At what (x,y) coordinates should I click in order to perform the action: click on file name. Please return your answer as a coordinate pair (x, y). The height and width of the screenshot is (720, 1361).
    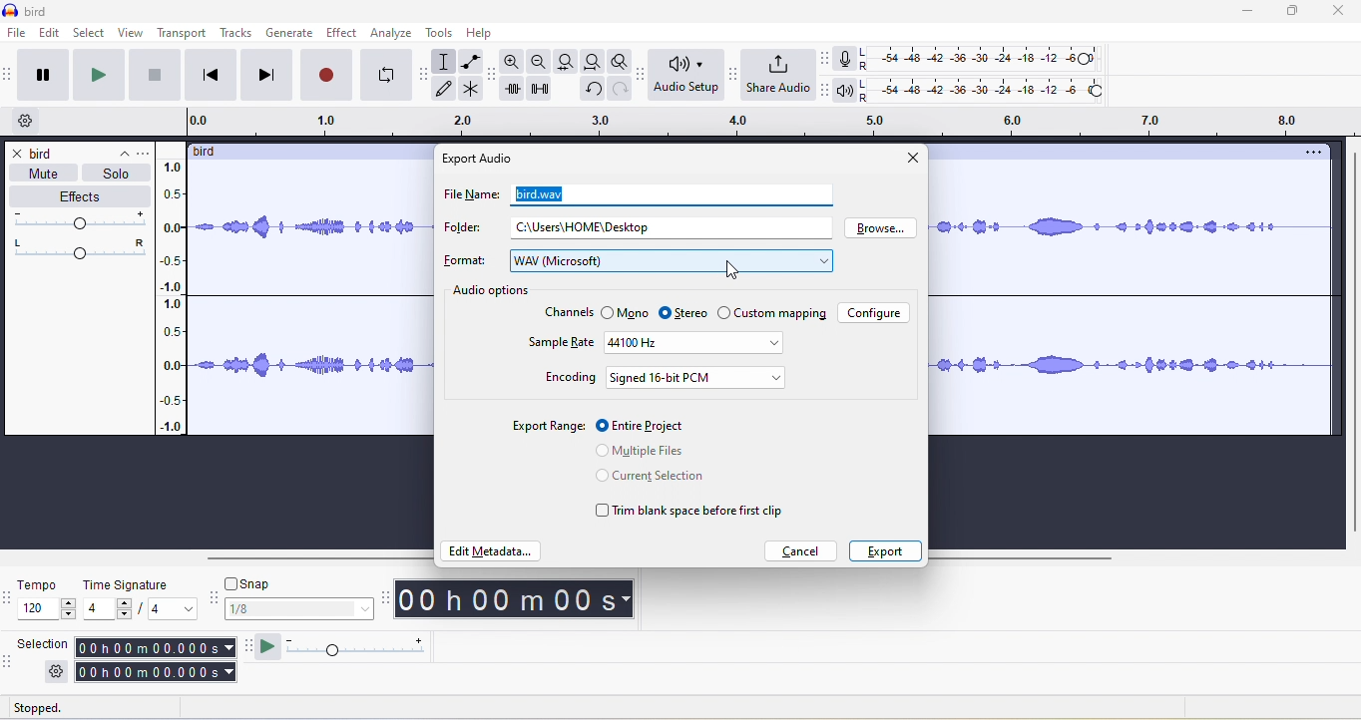
    Looking at the image, I should click on (468, 198).